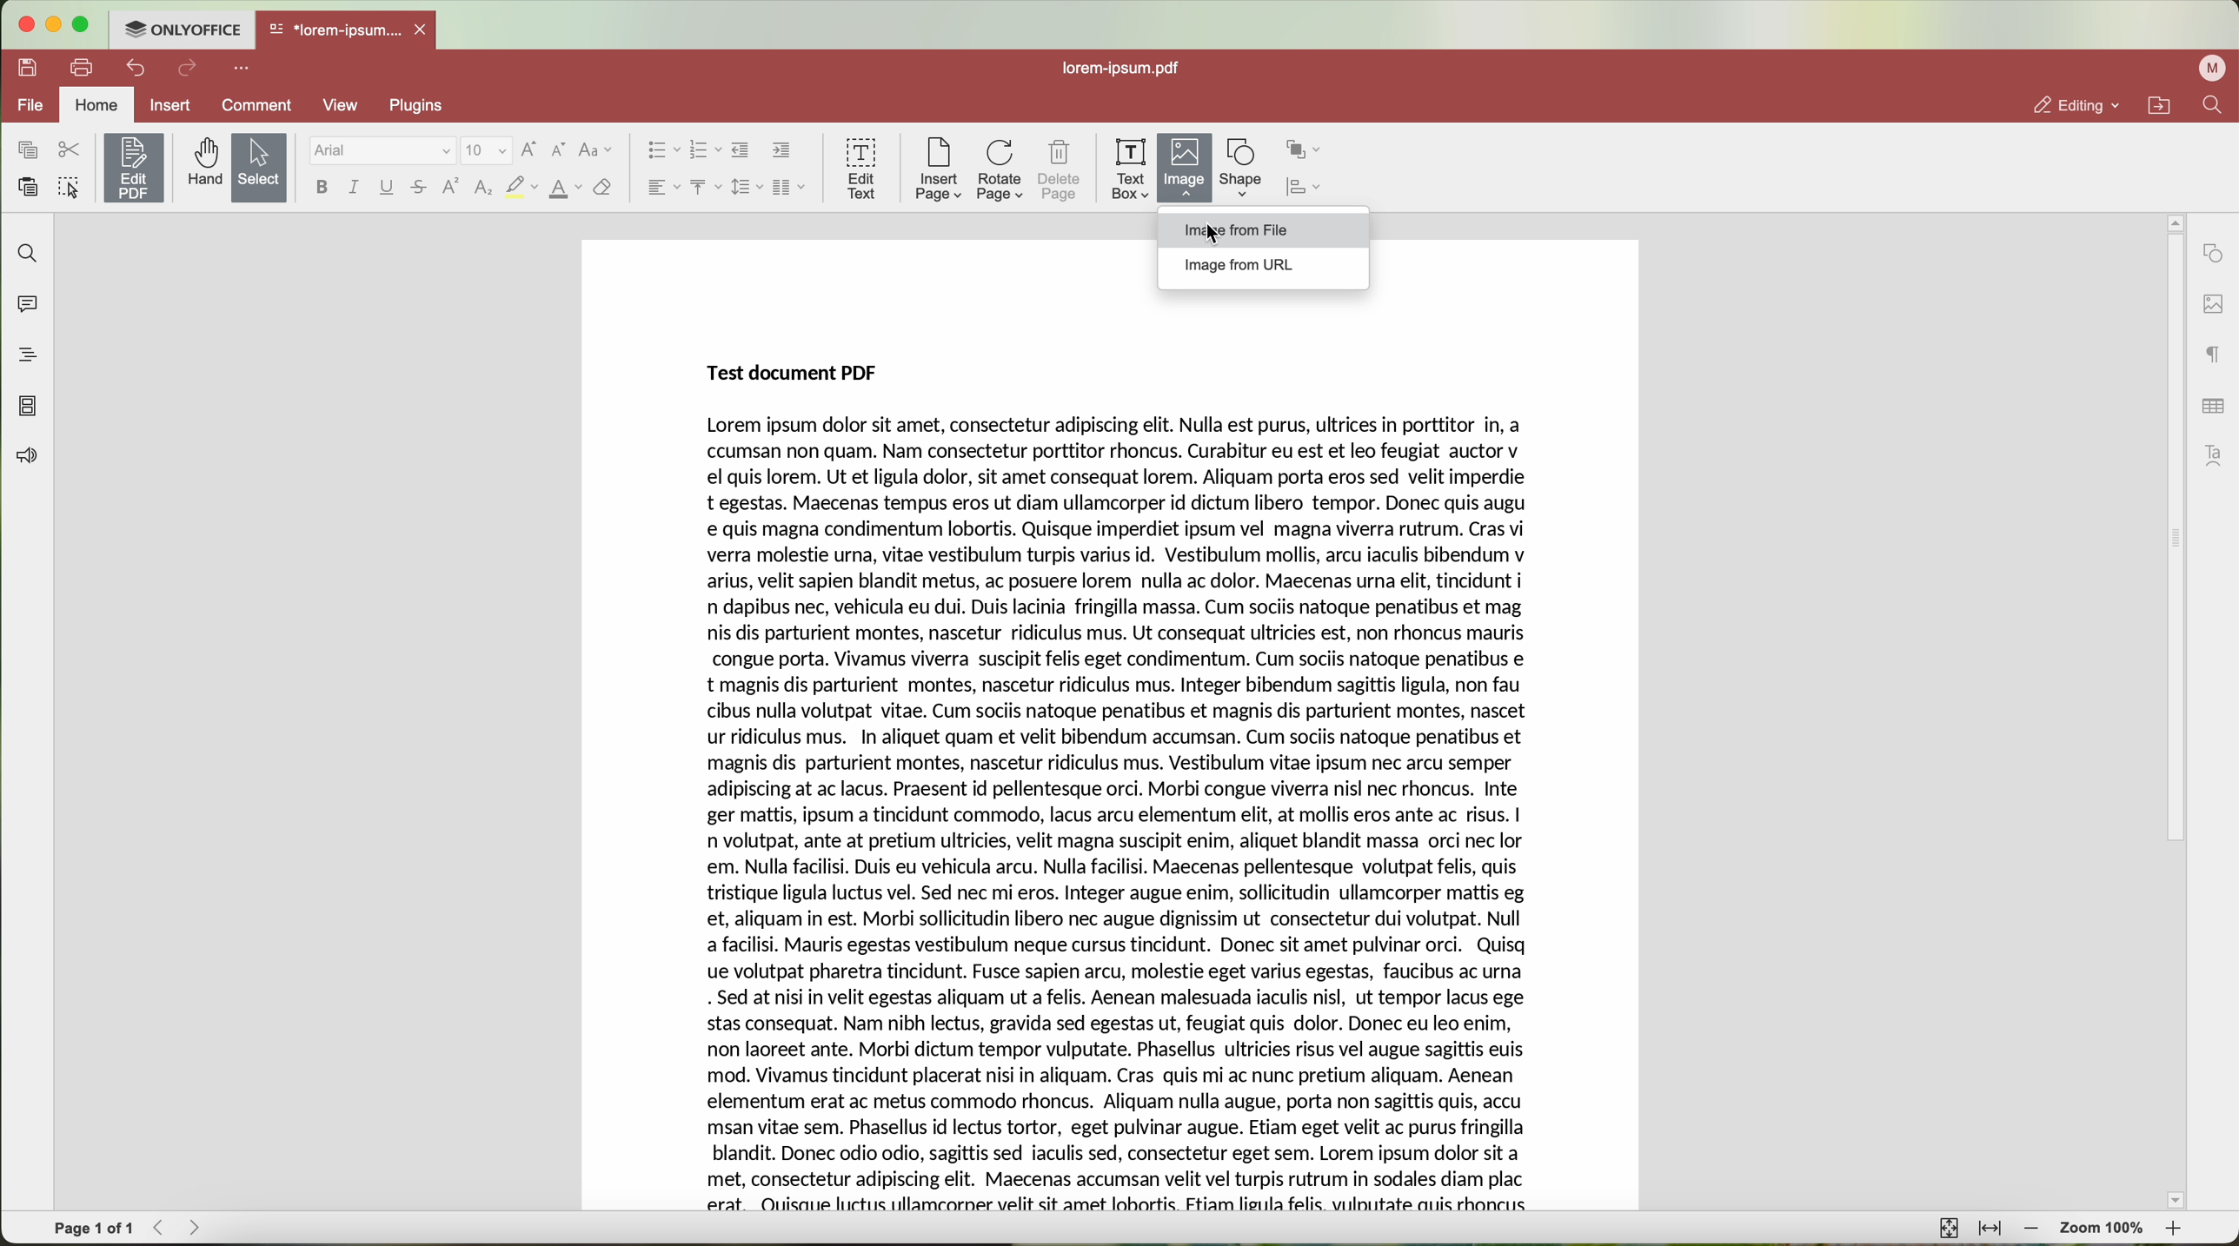 The width and height of the screenshot is (2239, 1246). I want to click on lorem-ipsum.pdf, so click(1127, 67).